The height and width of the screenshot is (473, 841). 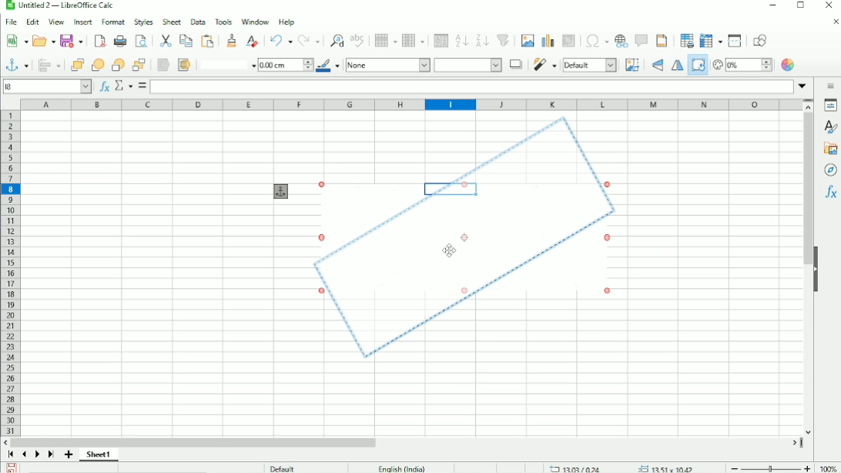 I want to click on Default, so click(x=283, y=468).